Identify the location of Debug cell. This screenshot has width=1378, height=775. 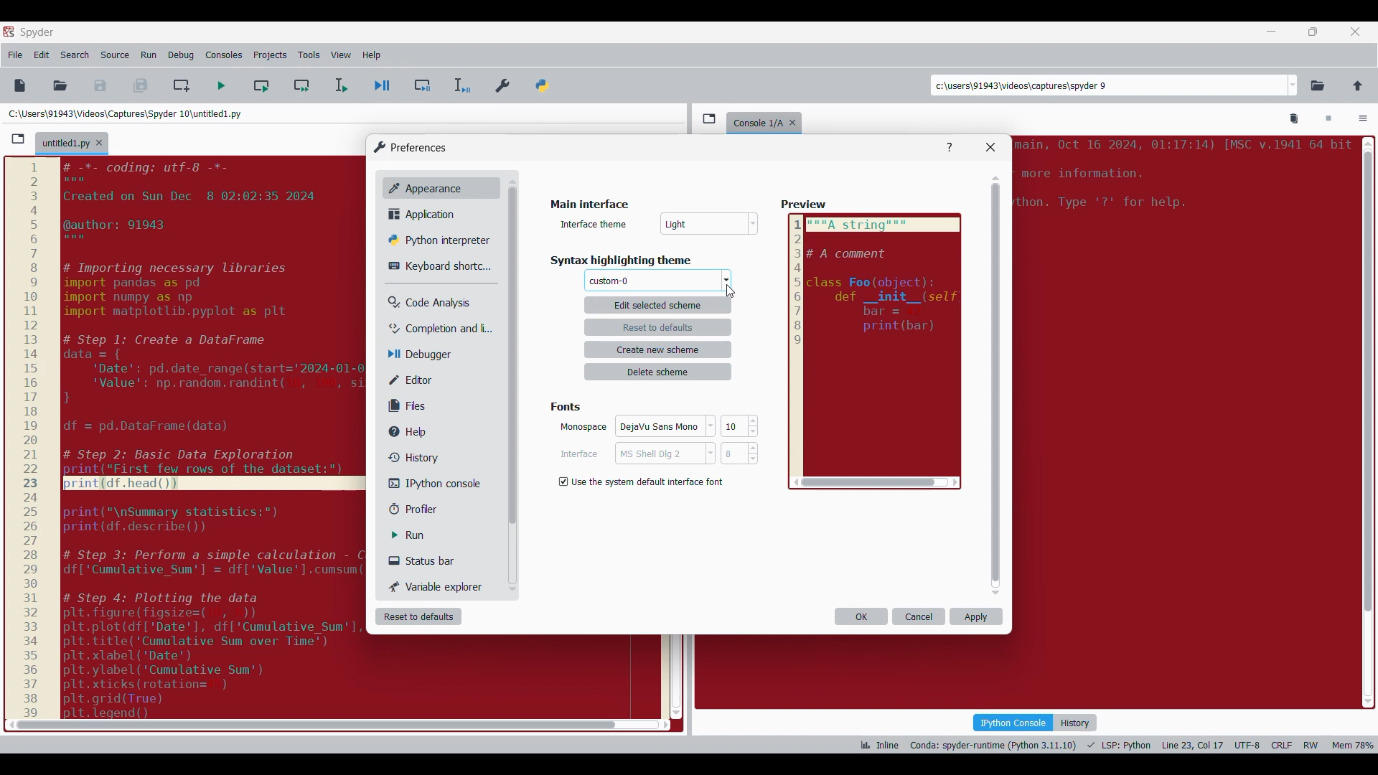
(423, 85).